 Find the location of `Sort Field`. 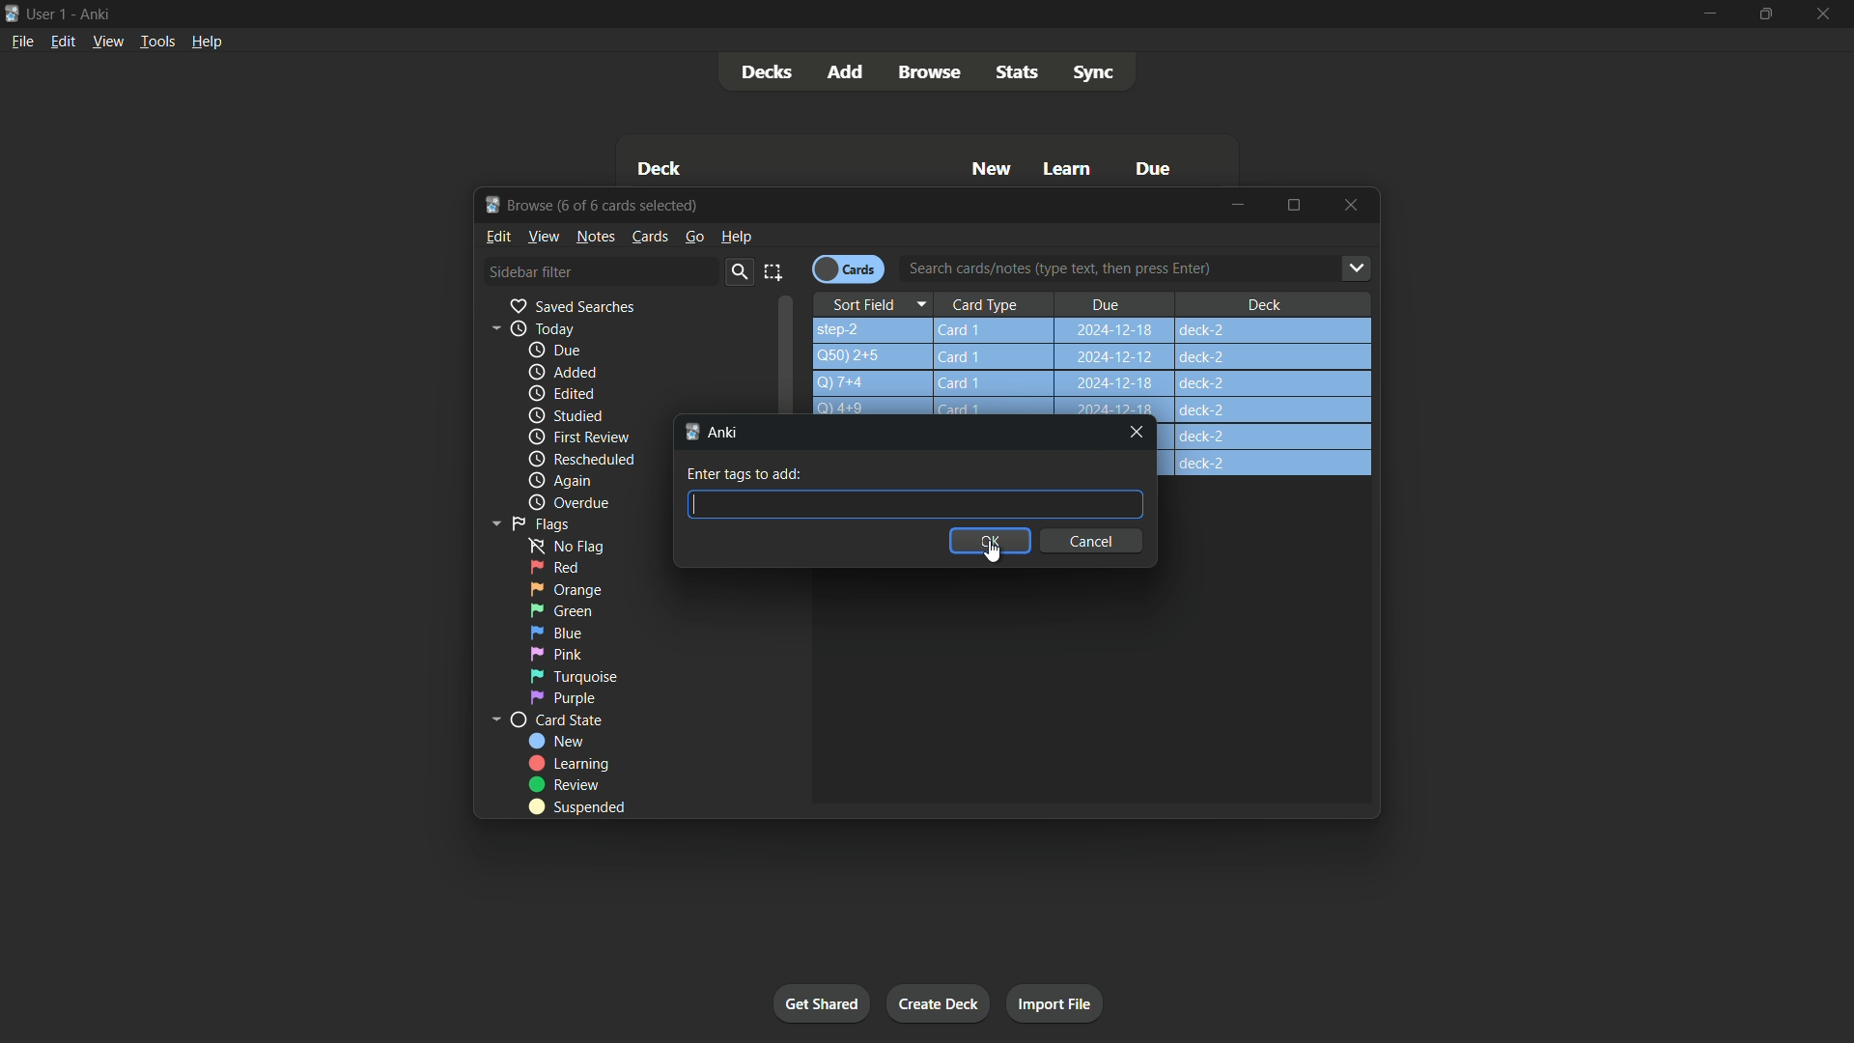

Sort Field is located at coordinates (878, 302).